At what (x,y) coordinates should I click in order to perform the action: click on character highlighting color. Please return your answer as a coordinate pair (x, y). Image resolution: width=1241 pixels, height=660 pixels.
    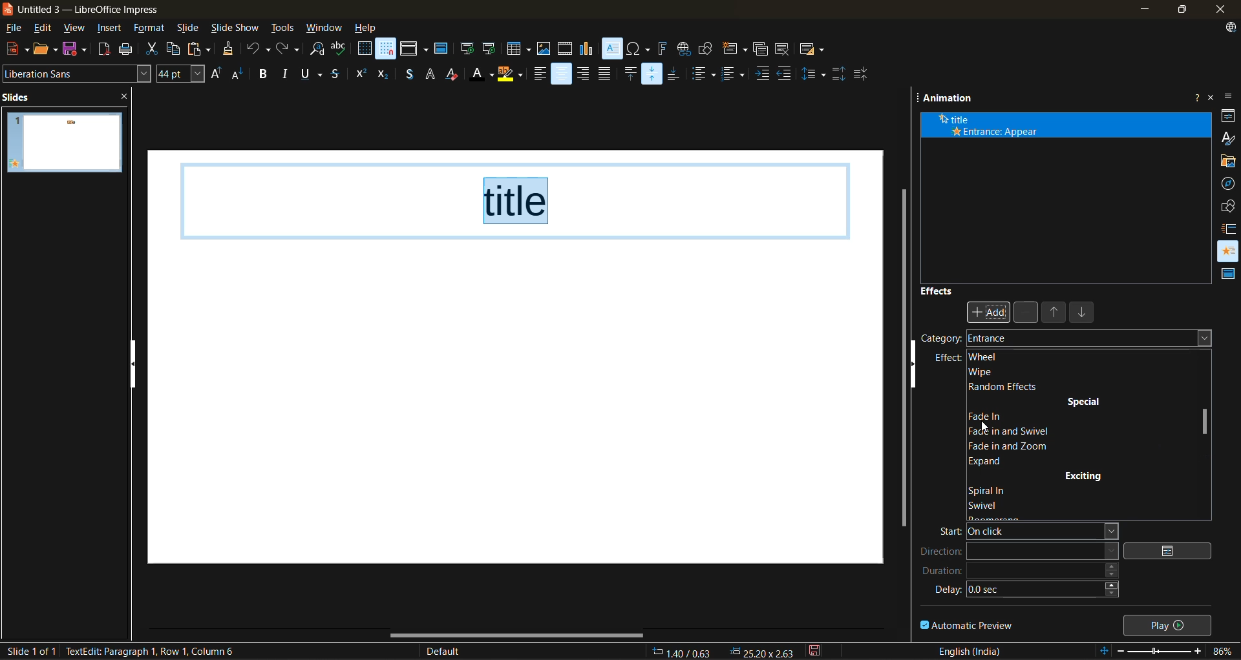
    Looking at the image, I should click on (511, 74).